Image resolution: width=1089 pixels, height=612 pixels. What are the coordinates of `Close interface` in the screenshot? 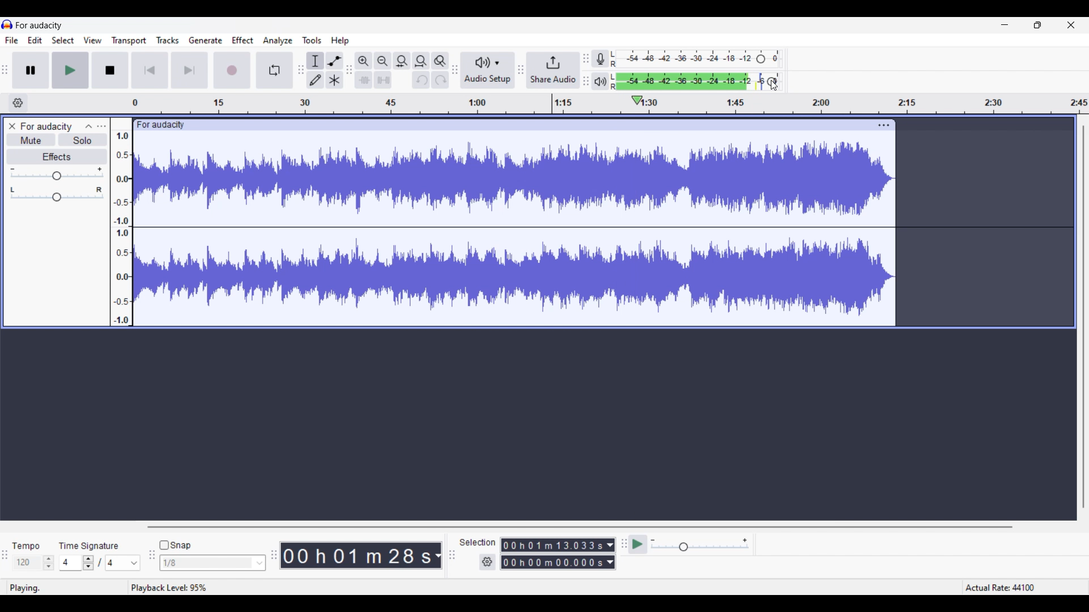 It's located at (1071, 25).